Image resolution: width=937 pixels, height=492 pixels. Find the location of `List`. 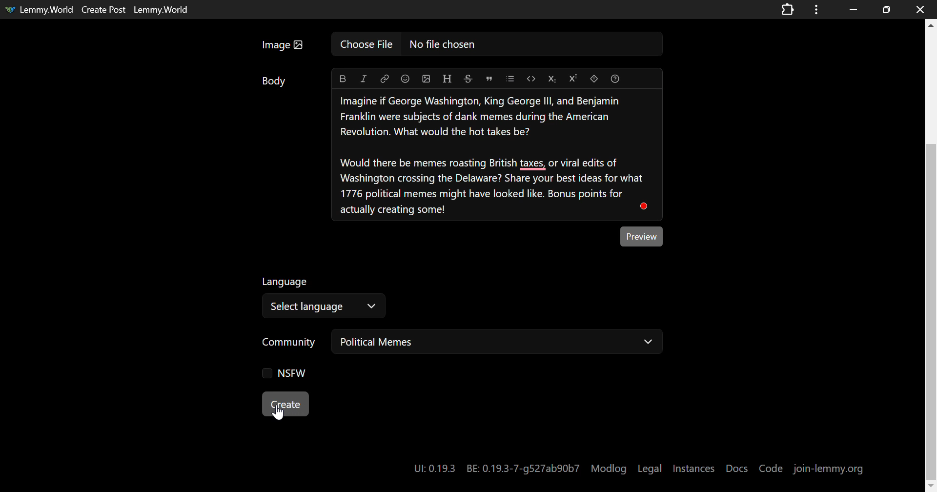

List is located at coordinates (510, 79).